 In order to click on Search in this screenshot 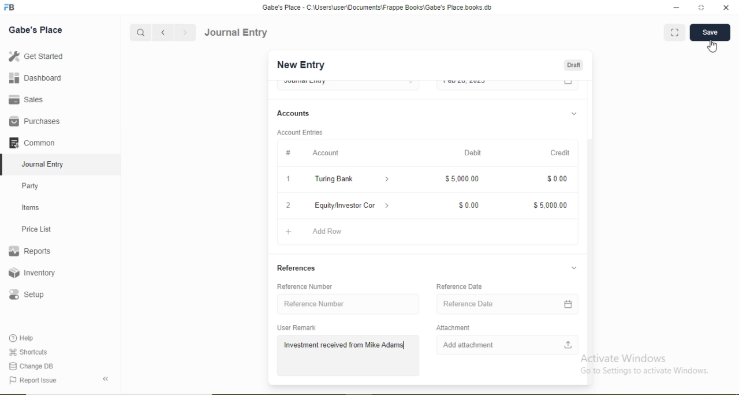, I will do `click(140, 33)`.